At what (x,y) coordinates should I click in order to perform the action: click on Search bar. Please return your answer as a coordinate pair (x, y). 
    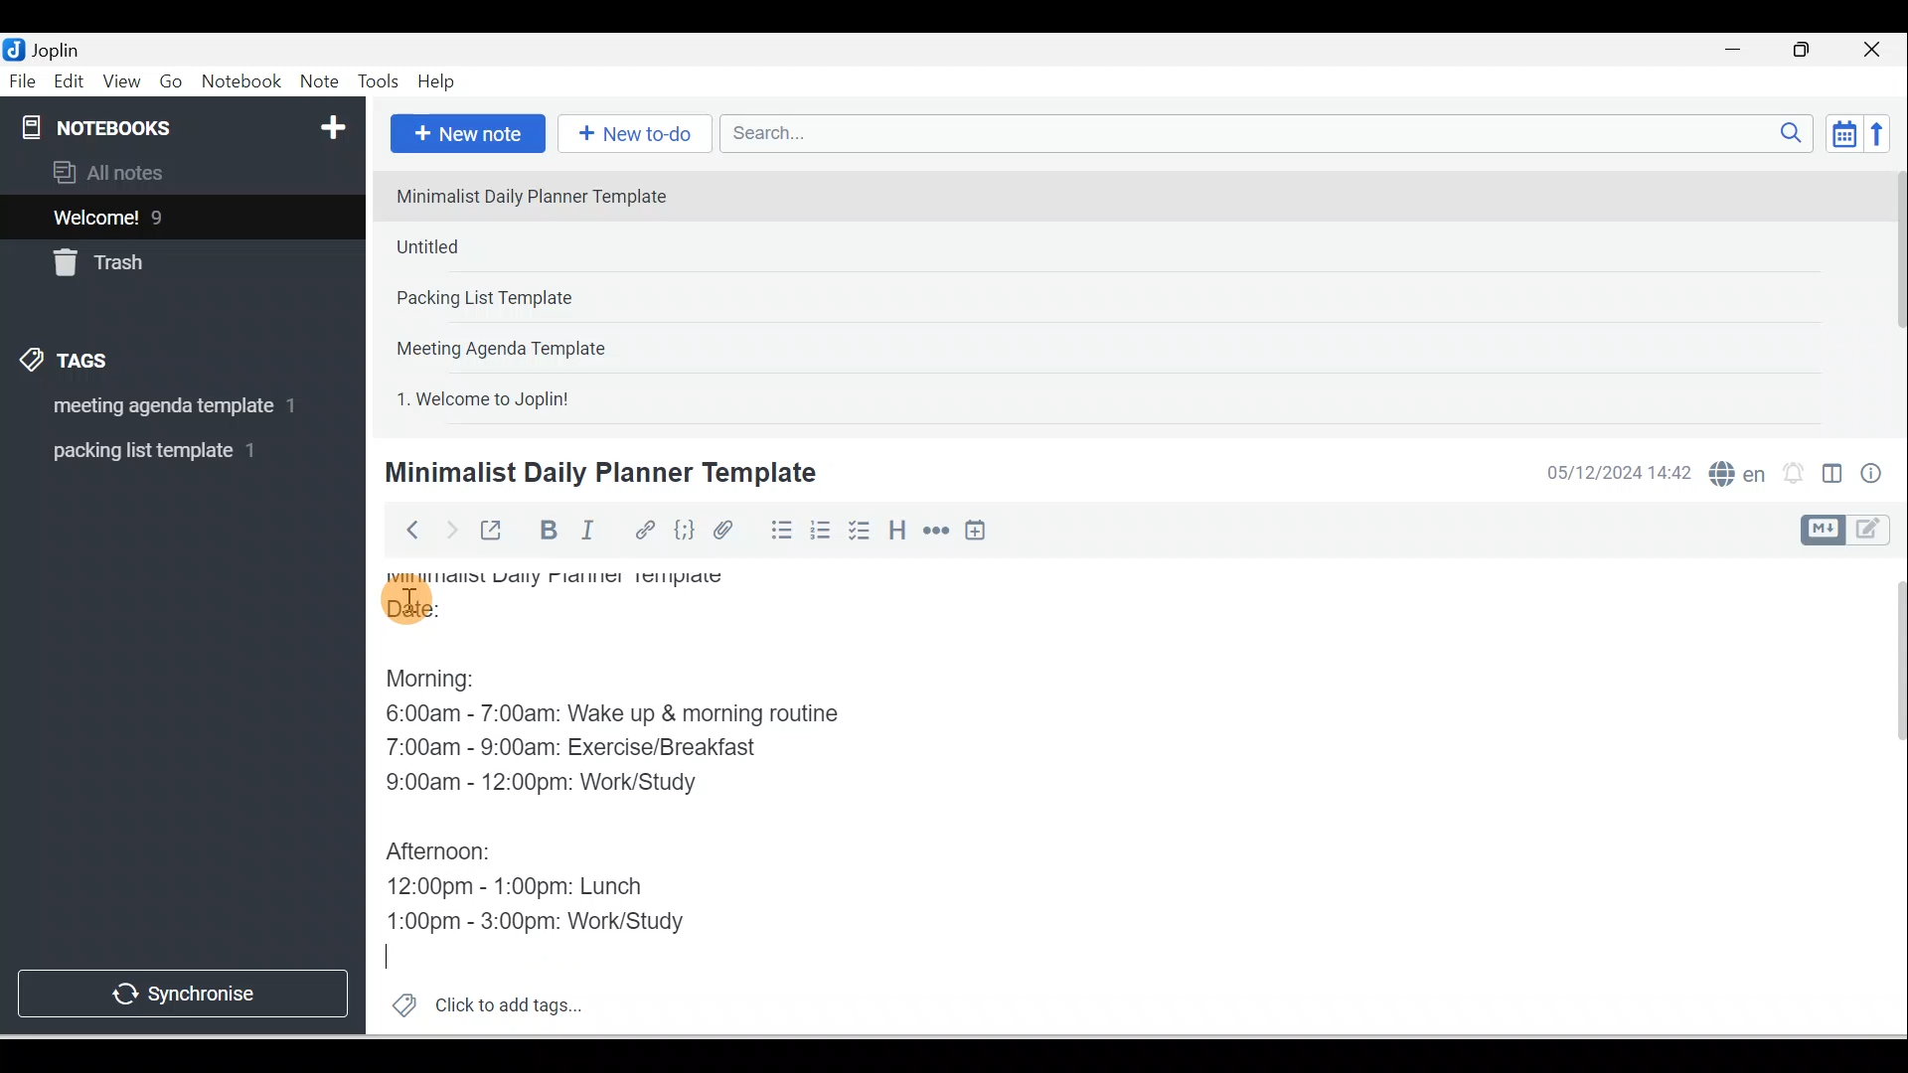
    Looking at the image, I should click on (1273, 133).